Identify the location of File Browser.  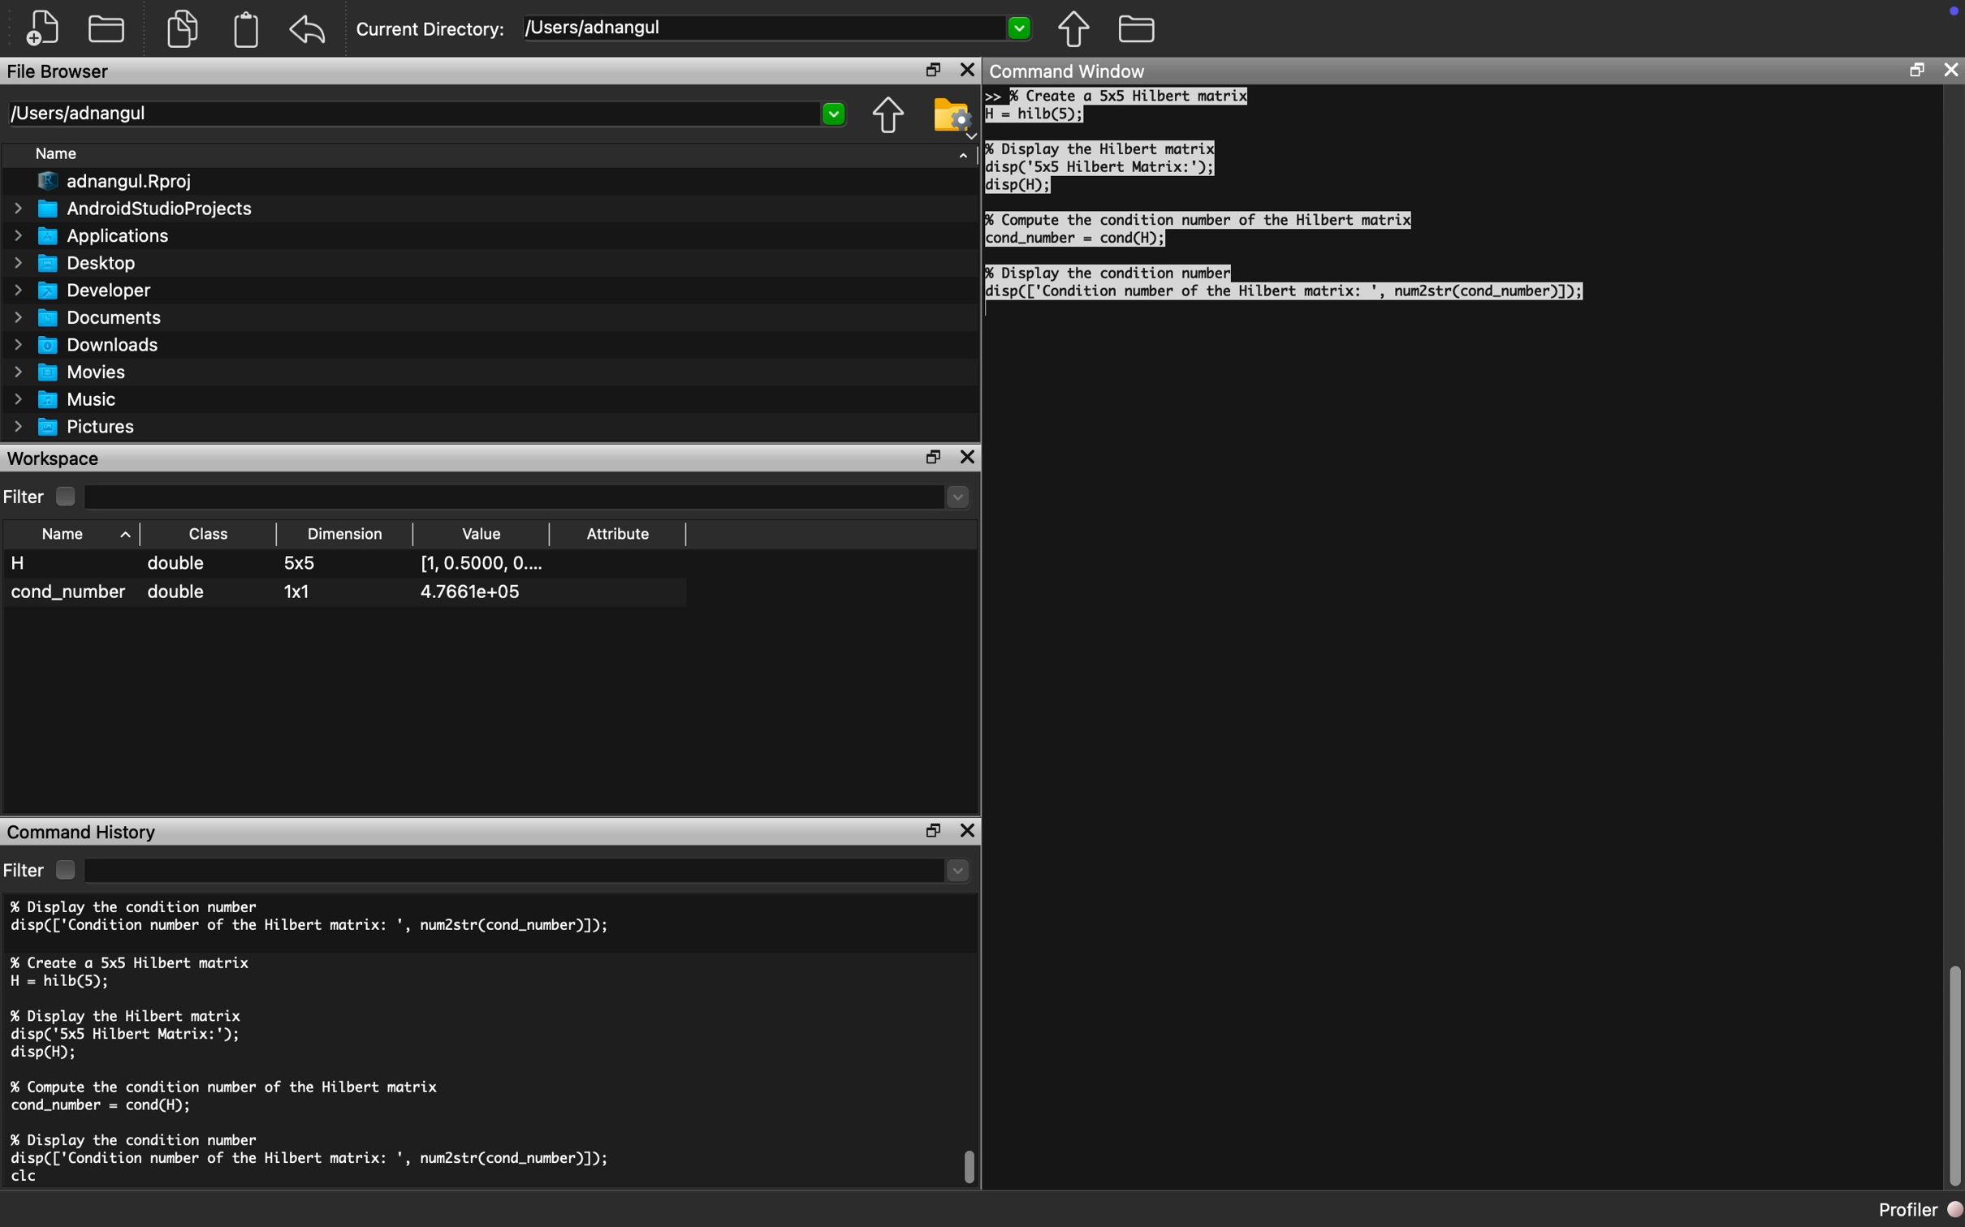
(60, 71).